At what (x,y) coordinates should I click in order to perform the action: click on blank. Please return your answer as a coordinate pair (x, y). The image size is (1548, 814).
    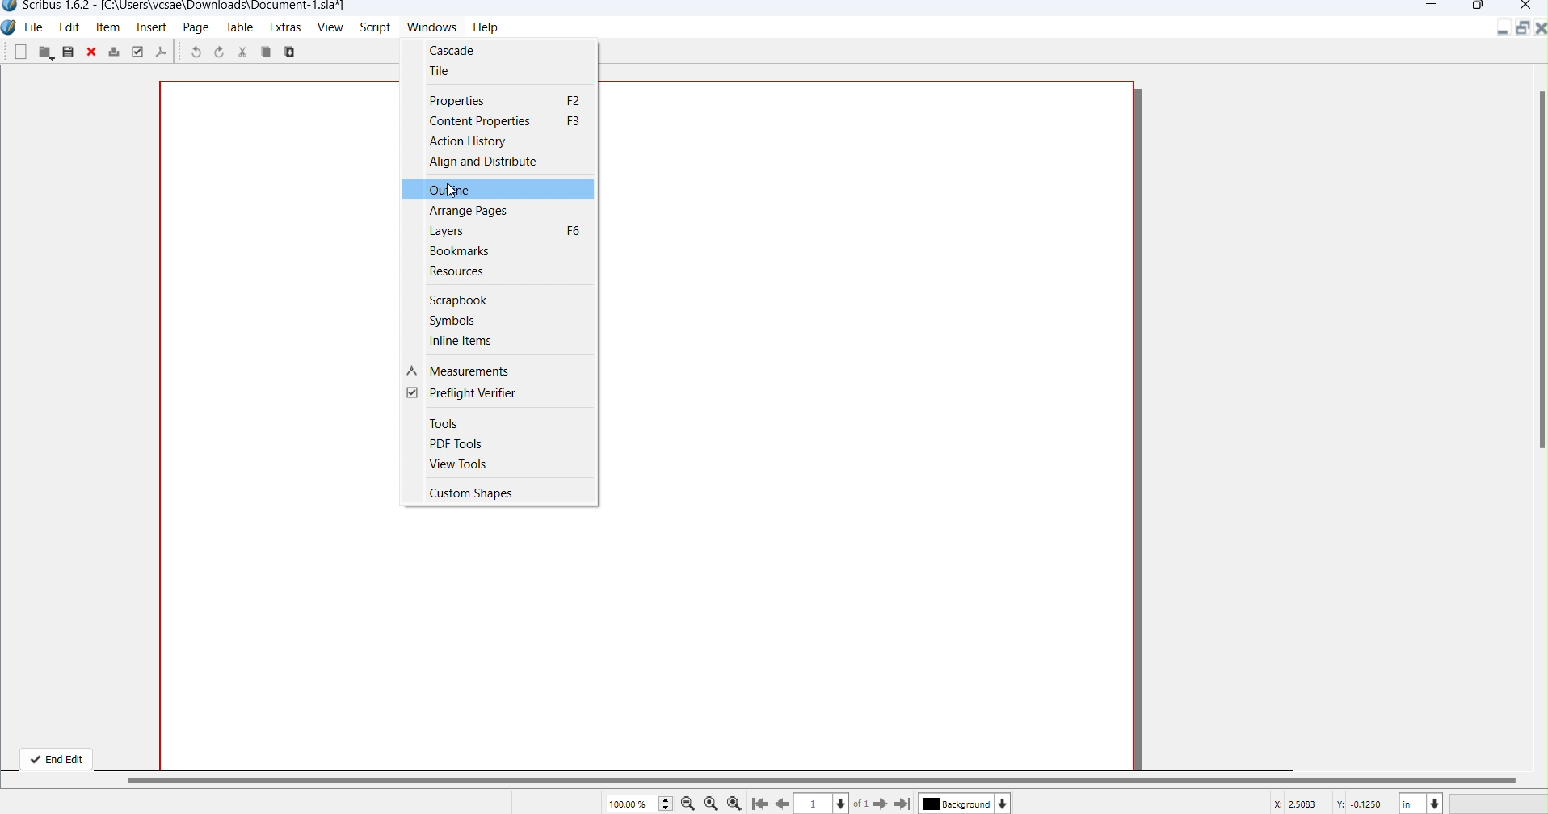
    Looking at the image, I should click on (20, 53).